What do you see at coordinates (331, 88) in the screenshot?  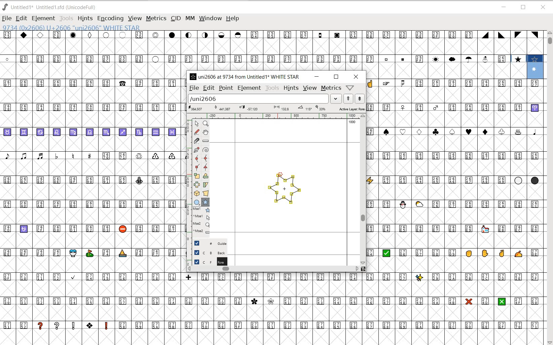 I see `metrics` at bounding box center [331, 88].